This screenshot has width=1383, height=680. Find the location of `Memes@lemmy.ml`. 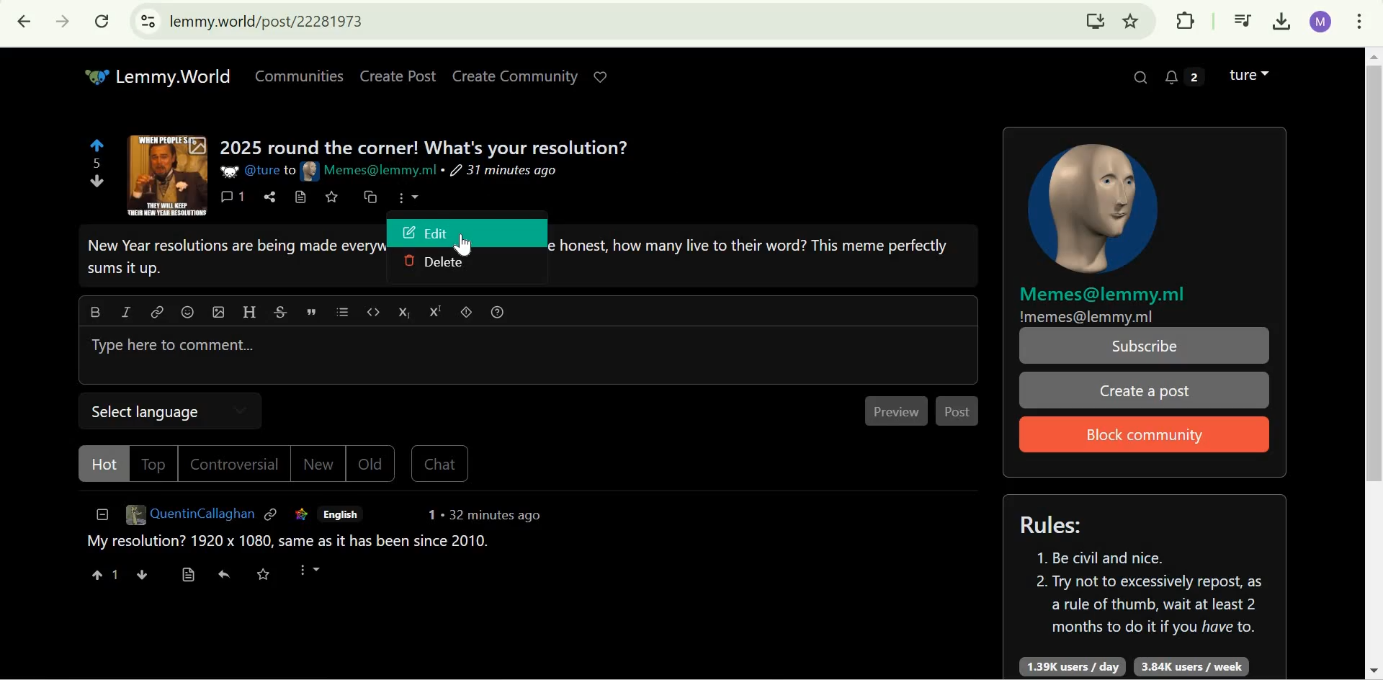

Memes@lemmy.ml is located at coordinates (370, 170).